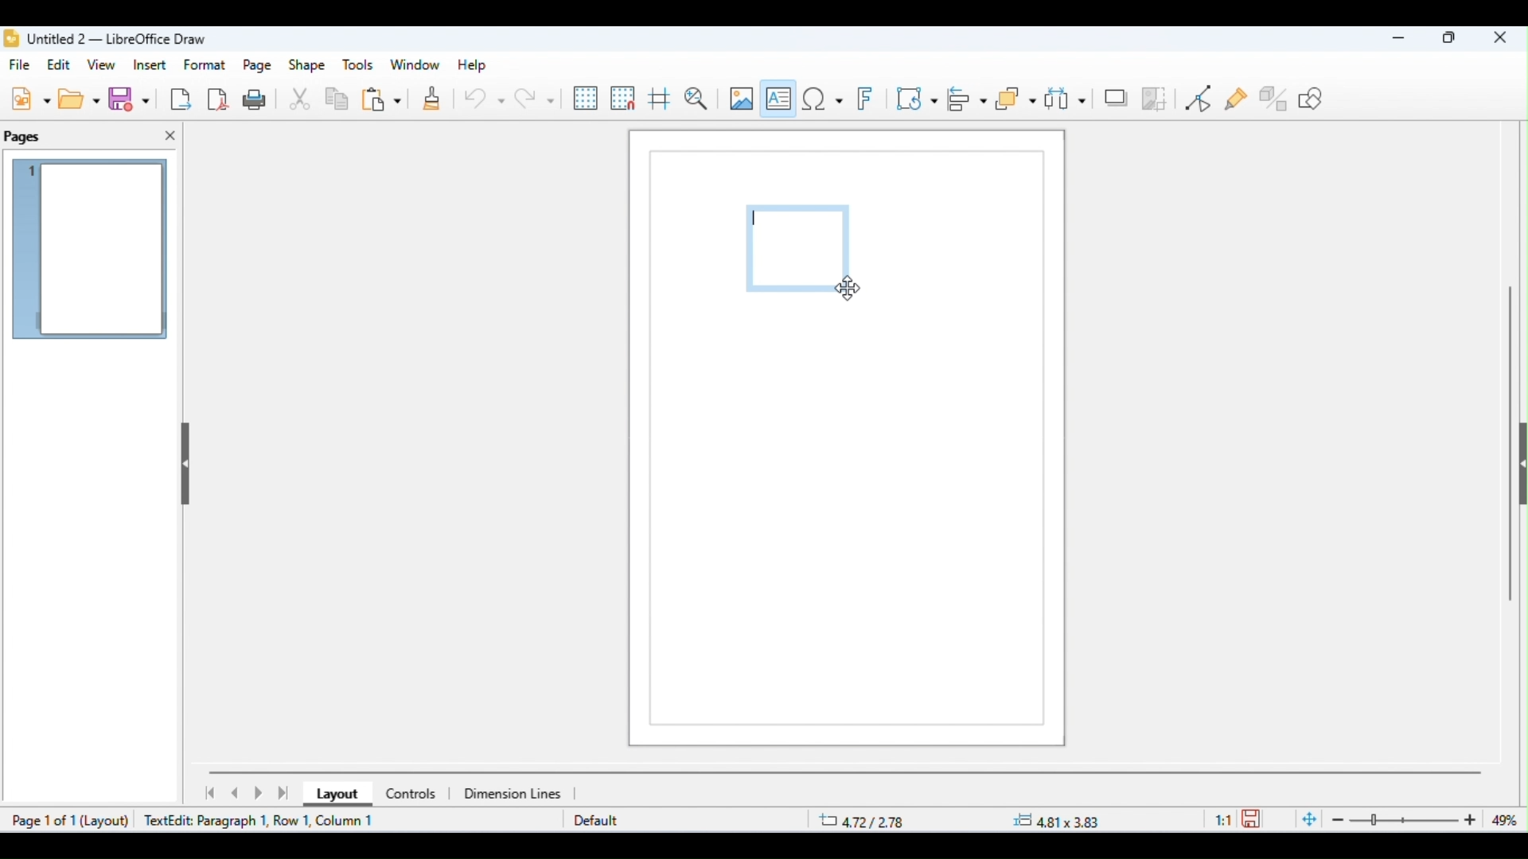  Describe the element at coordinates (484, 101) in the screenshot. I see `undo` at that location.